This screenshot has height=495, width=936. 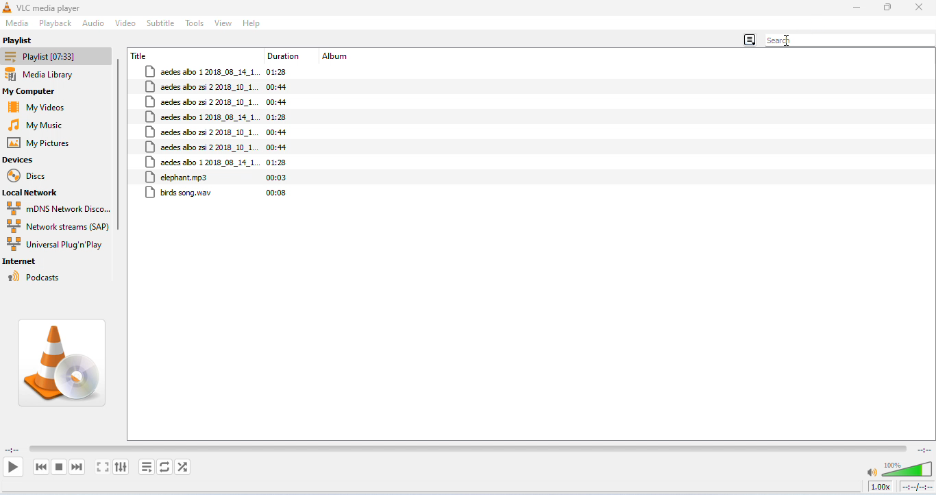 I want to click on 00:08, so click(x=276, y=193).